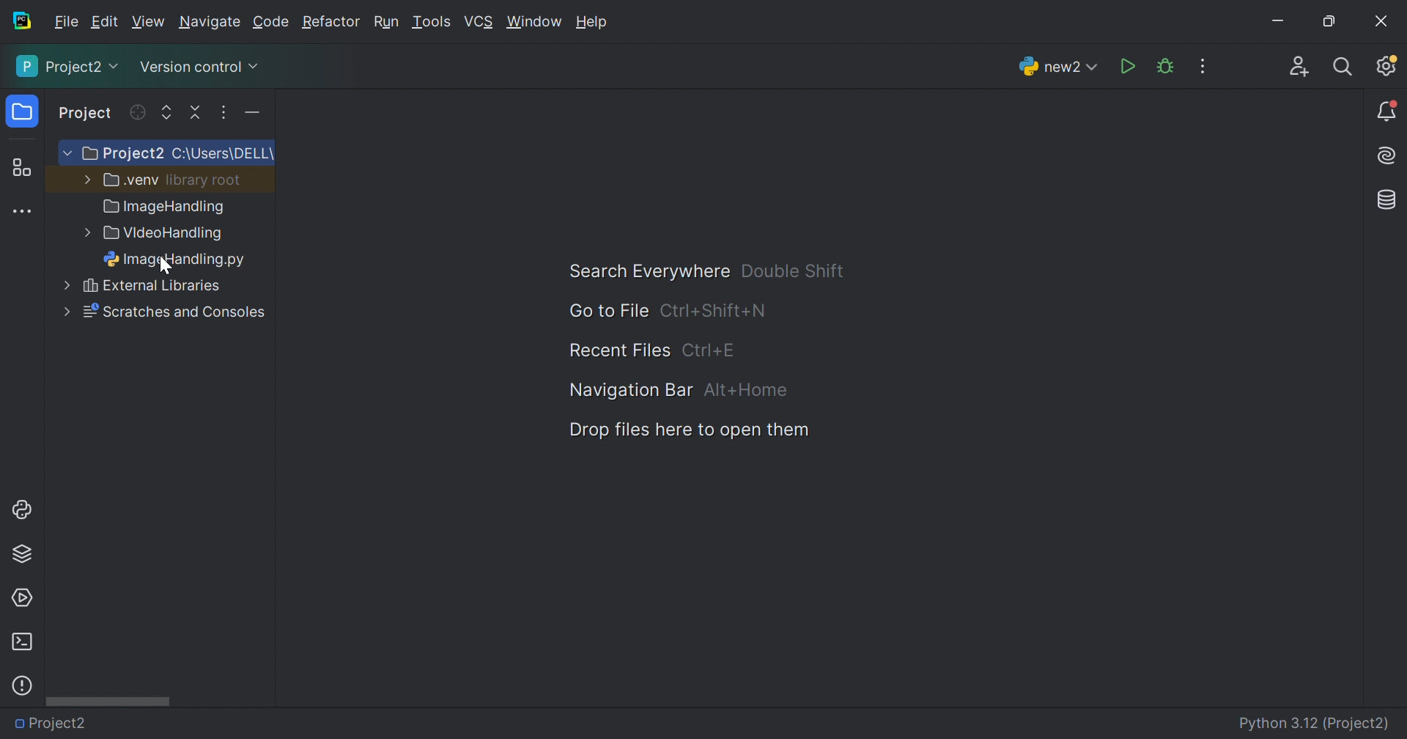 The width and height of the screenshot is (1407, 739). What do you see at coordinates (84, 178) in the screenshot?
I see `More` at bounding box center [84, 178].